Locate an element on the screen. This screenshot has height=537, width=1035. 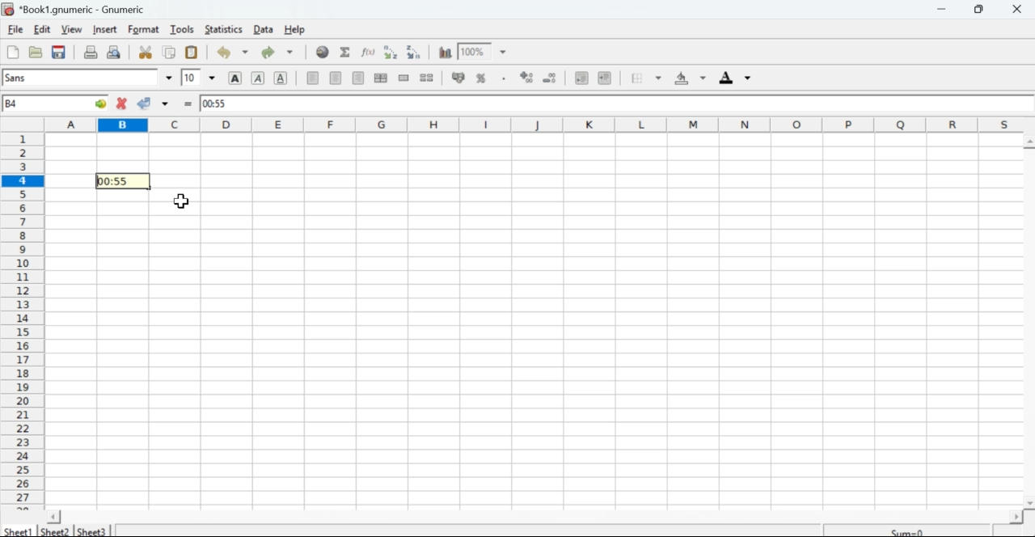
down is located at coordinates (168, 103).